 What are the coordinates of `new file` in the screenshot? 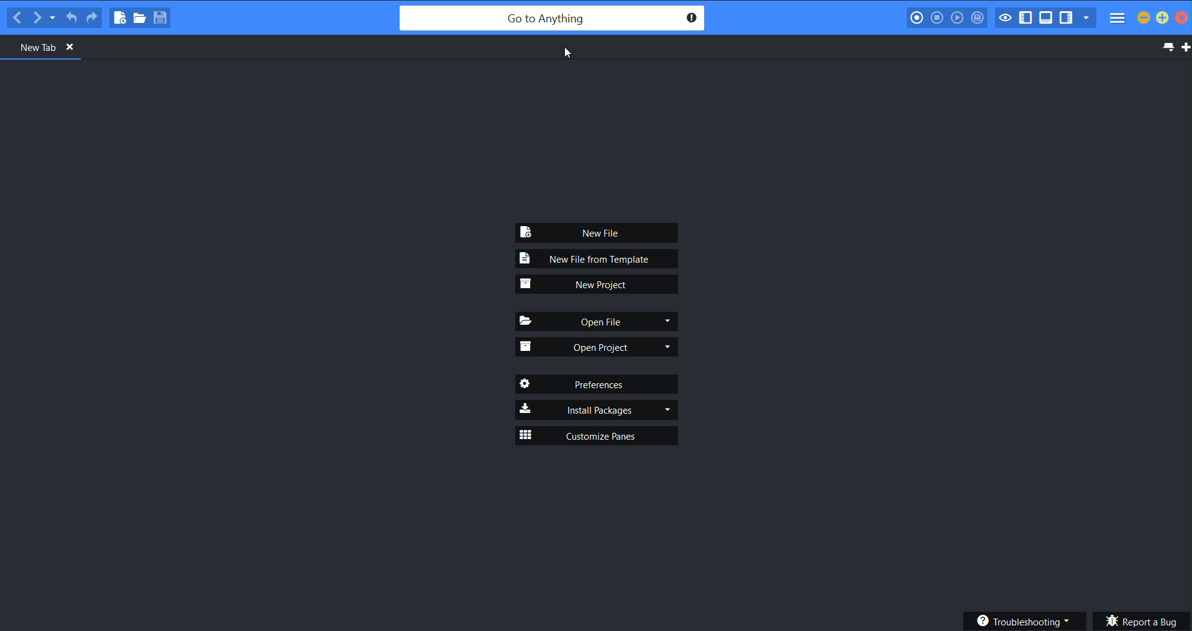 It's located at (117, 16).